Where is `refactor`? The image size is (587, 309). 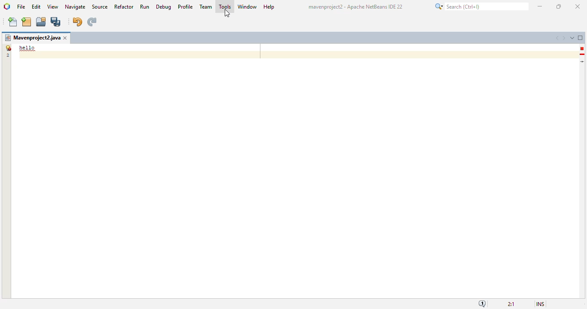 refactor is located at coordinates (124, 6).